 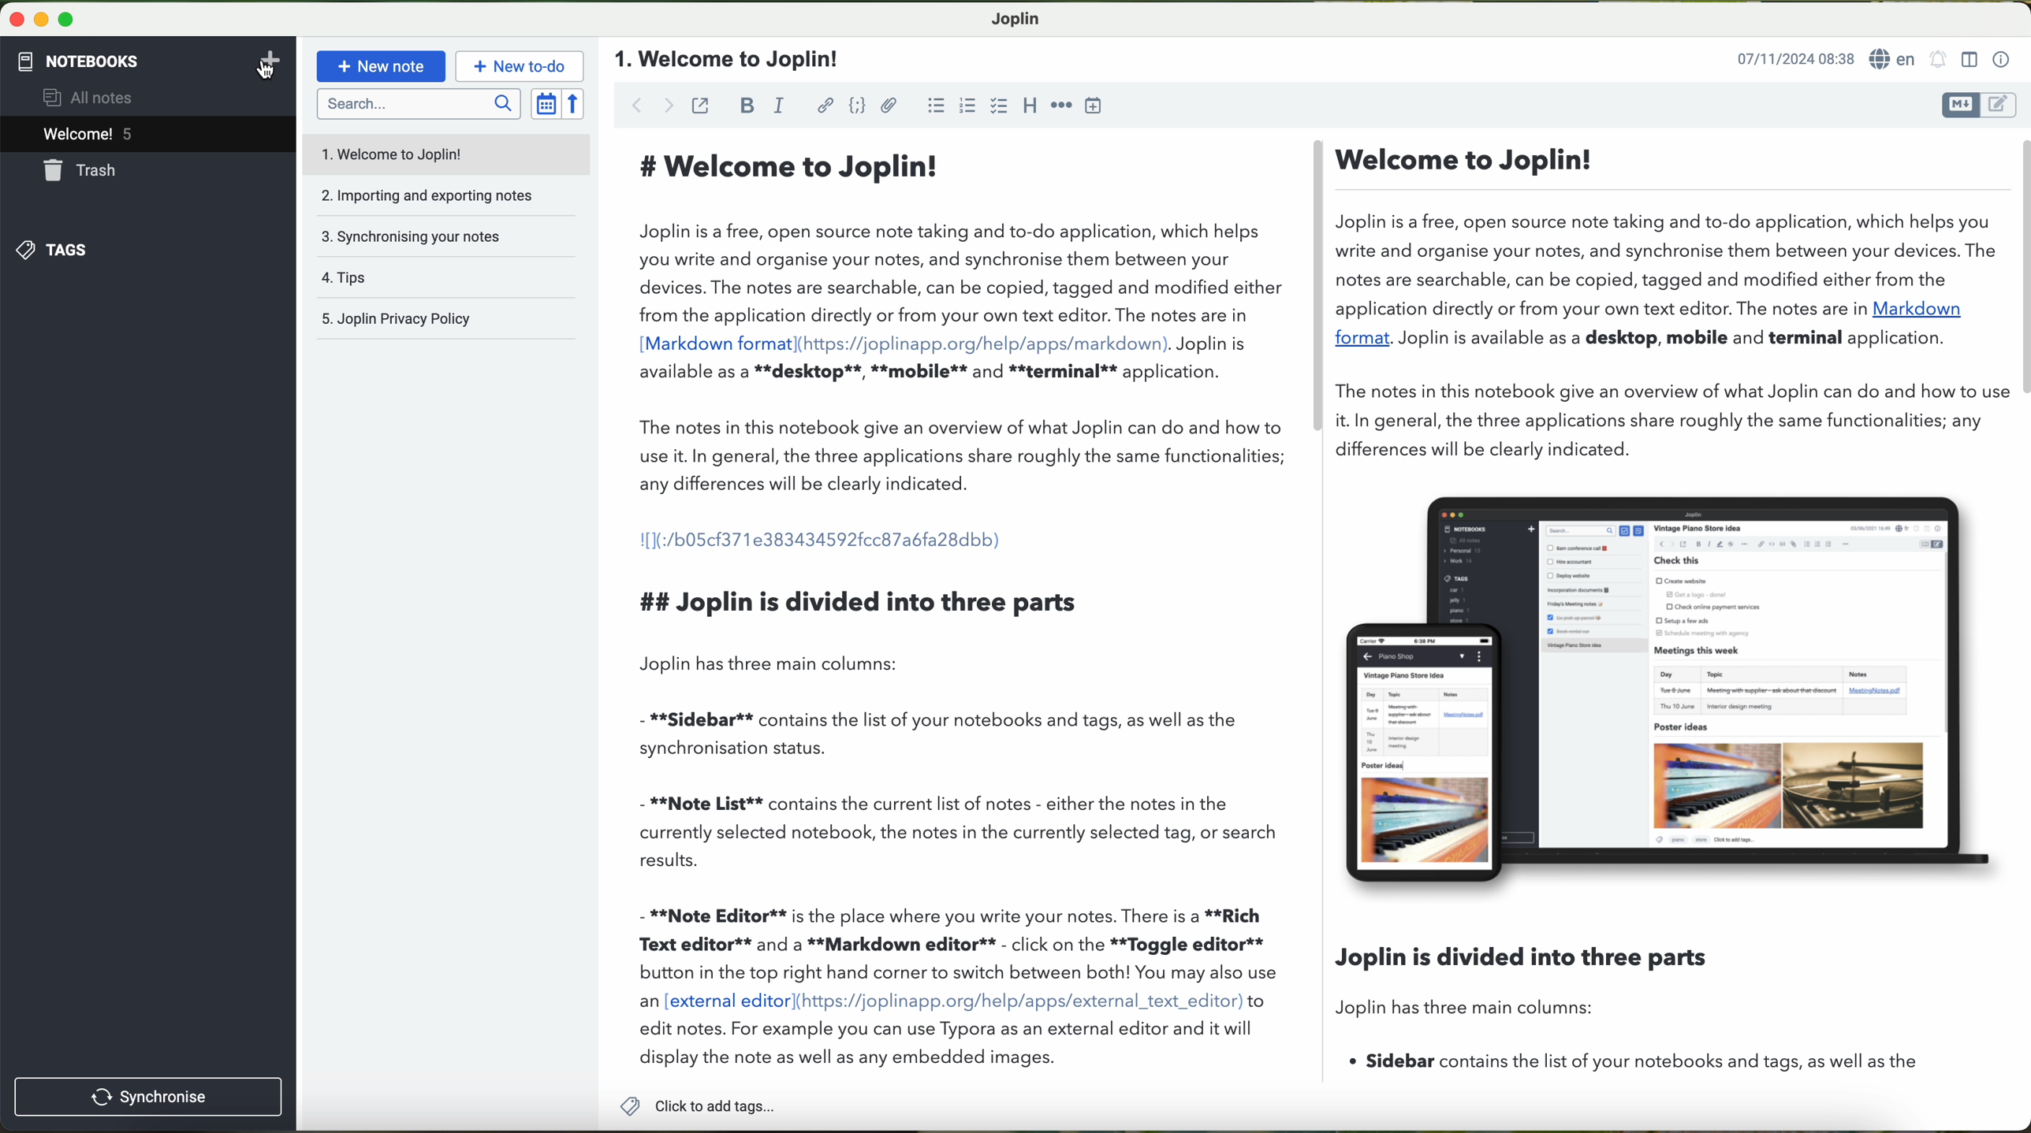 I want to click on italic, so click(x=780, y=106).